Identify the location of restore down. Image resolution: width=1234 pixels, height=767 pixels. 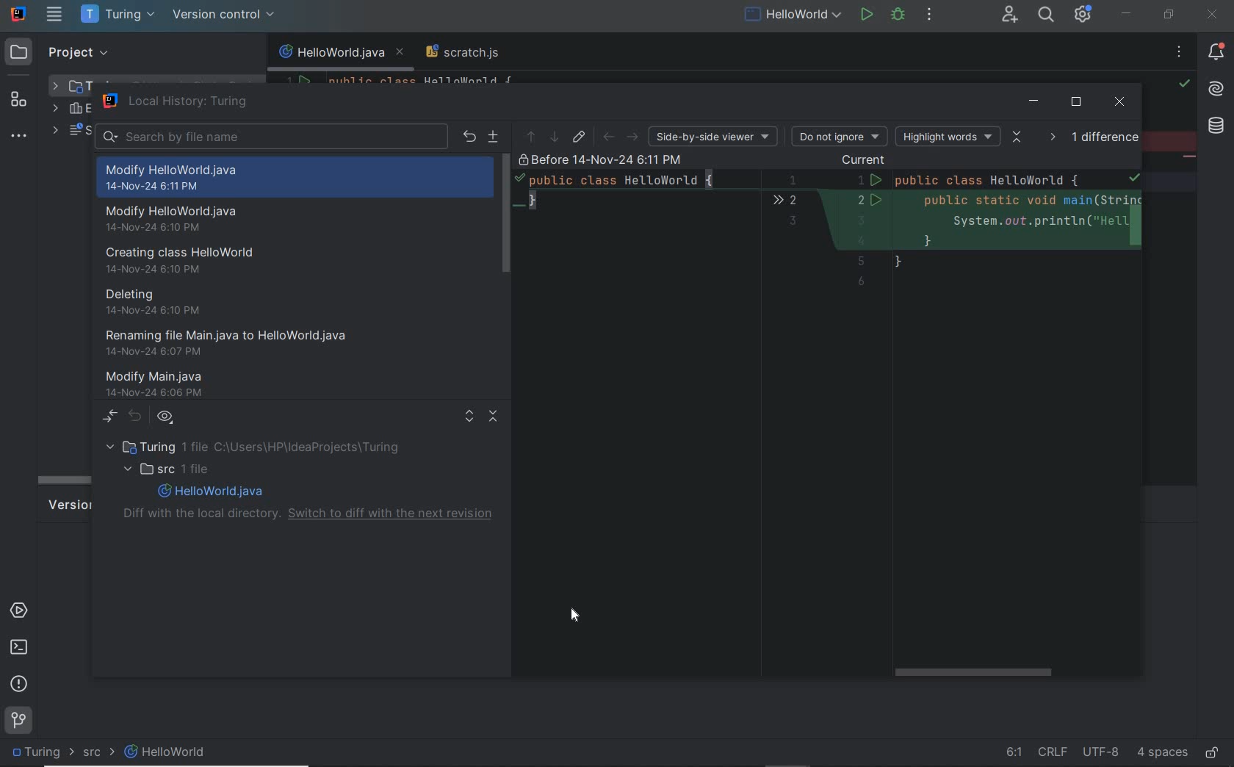
(1076, 102).